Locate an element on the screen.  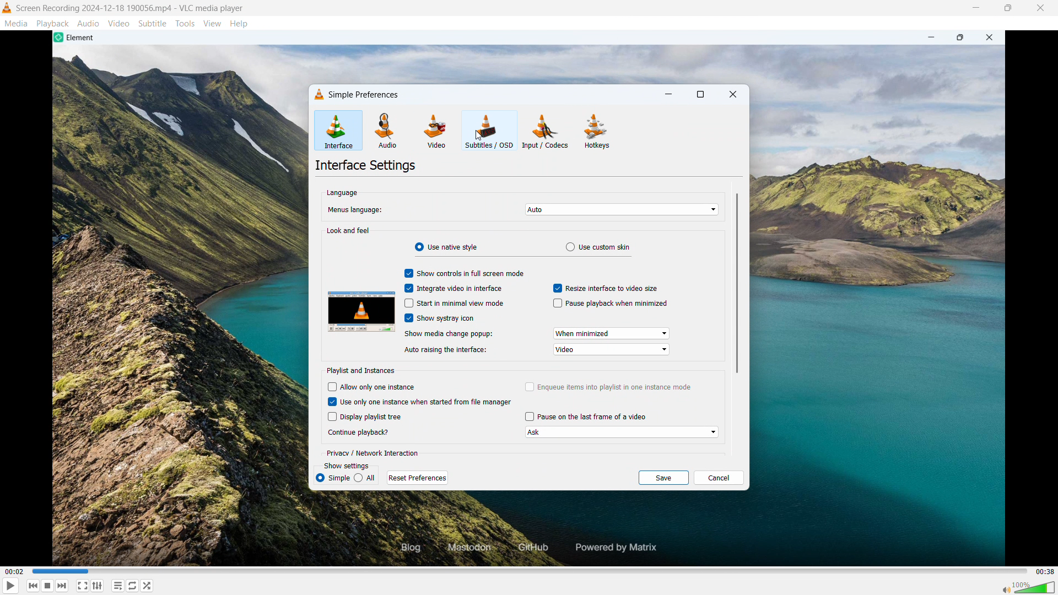
Media  is located at coordinates (16, 24).